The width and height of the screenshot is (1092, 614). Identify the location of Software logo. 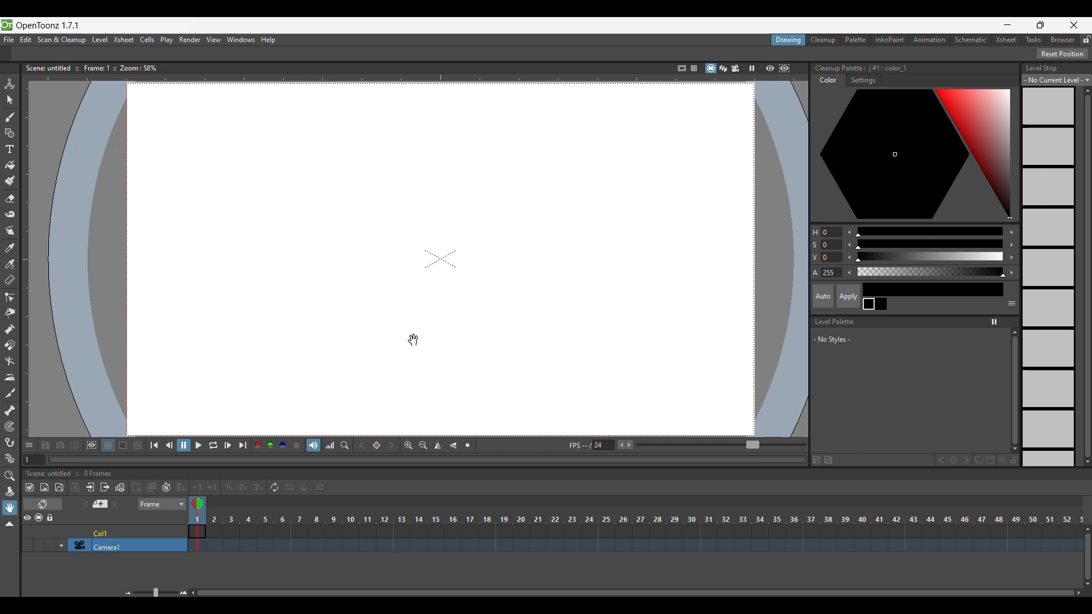
(7, 25).